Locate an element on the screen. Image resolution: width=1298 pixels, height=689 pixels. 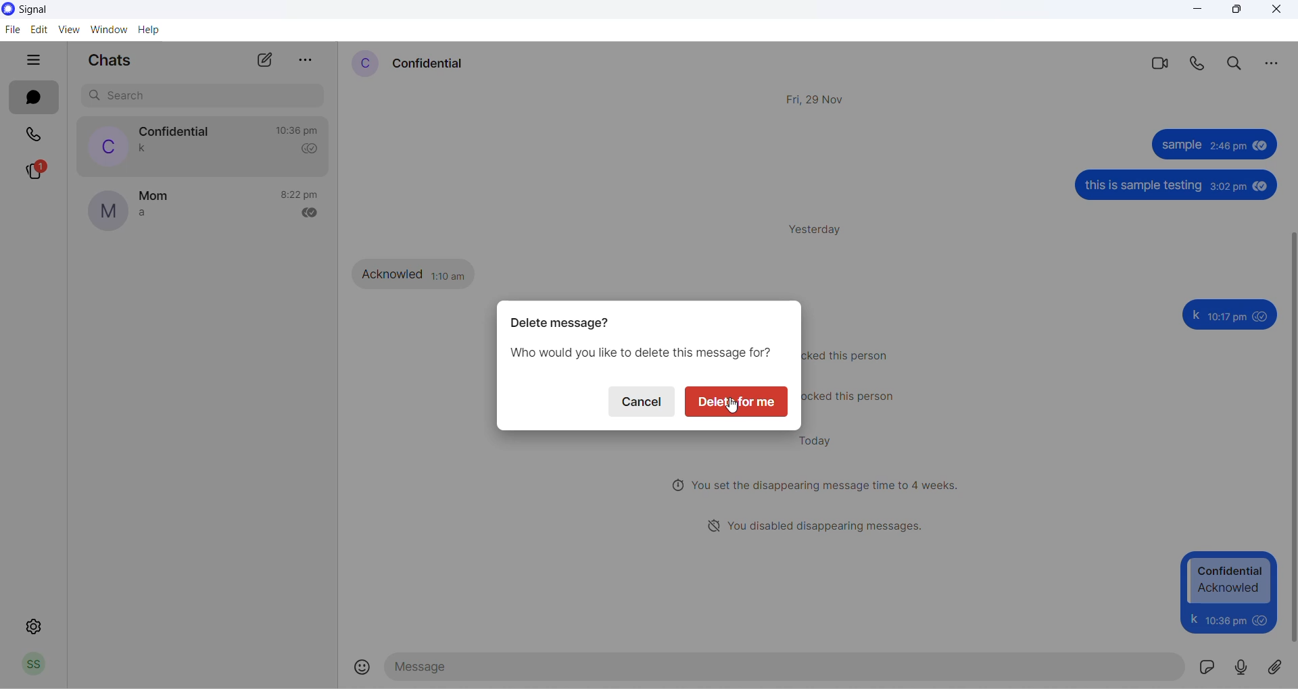
seen is located at coordinates (1260, 619).